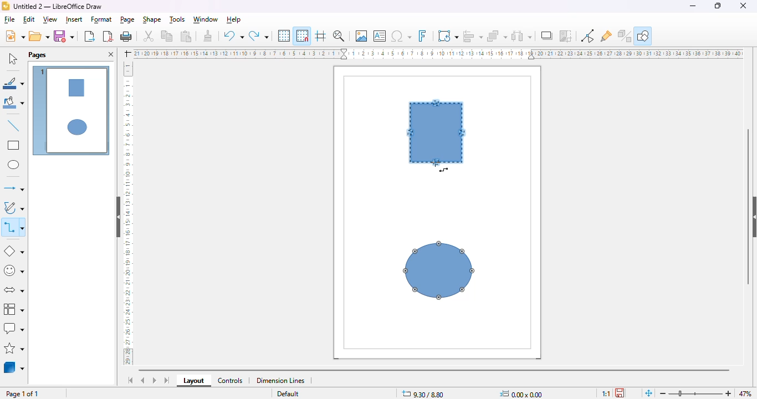 The width and height of the screenshot is (757, 399). Describe the element at coordinates (29, 20) in the screenshot. I see `edit` at that location.